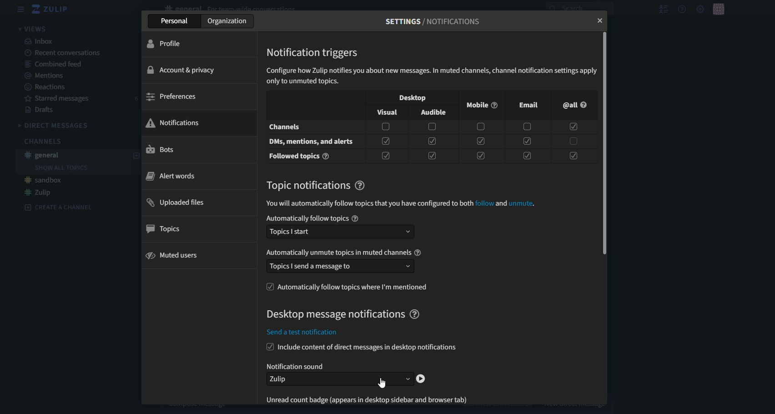 This screenshot has height=414, width=775. Describe the element at coordinates (386, 126) in the screenshot. I see `check box` at that location.